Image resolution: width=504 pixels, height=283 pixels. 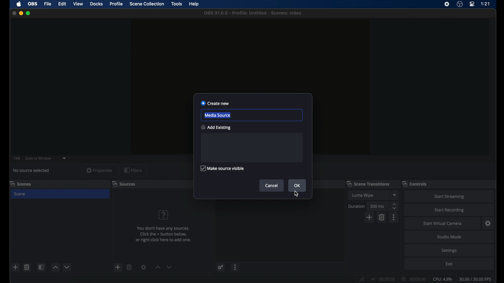 What do you see at coordinates (395, 195) in the screenshot?
I see `dropdown` at bounding box center [395, 195].